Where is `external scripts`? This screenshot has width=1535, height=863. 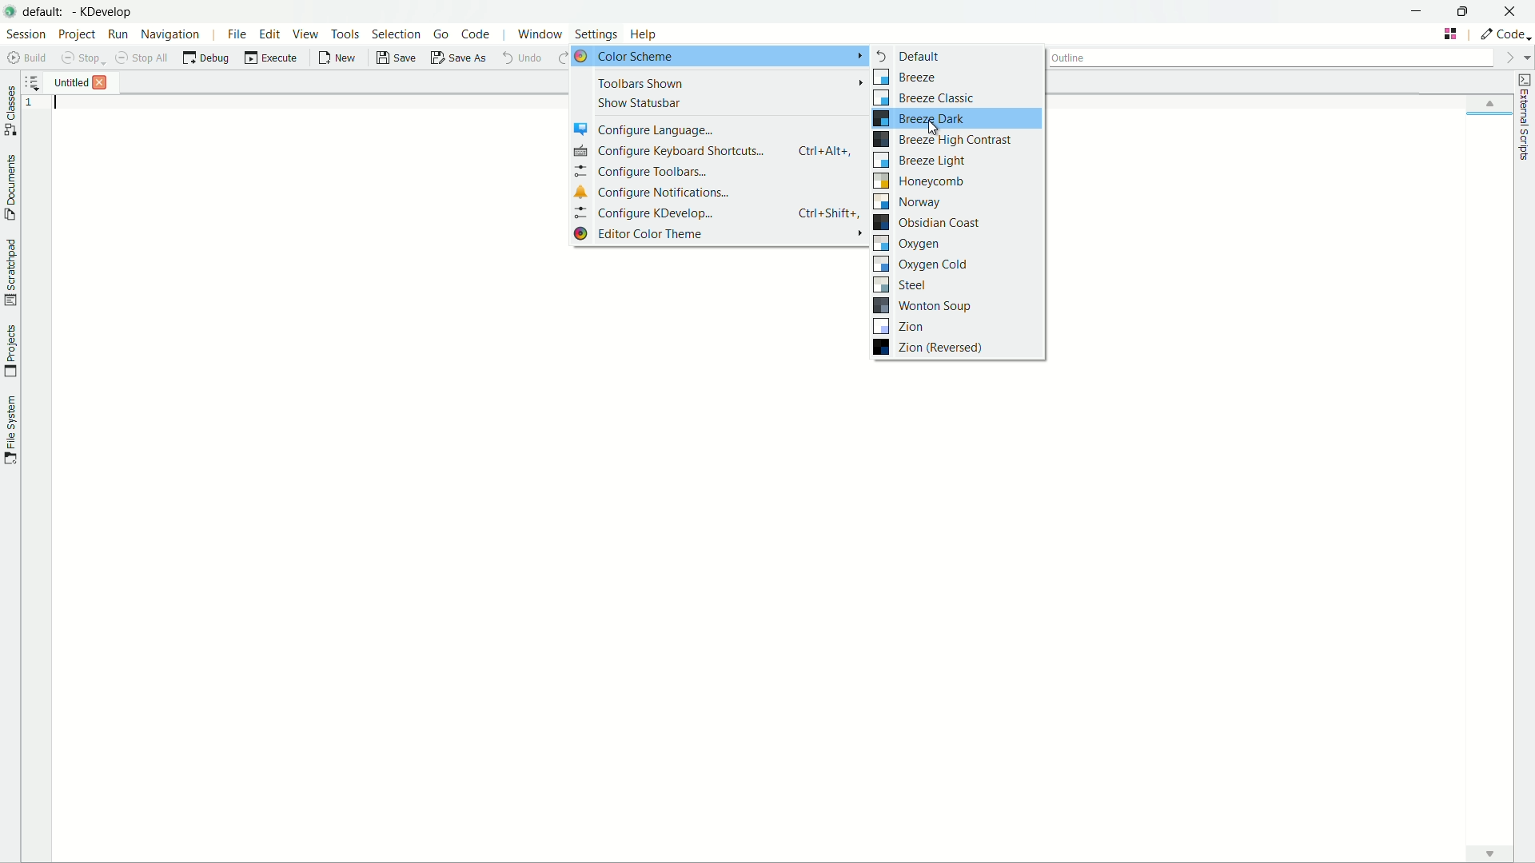
external scripts is located at coordinates (1525, 117).